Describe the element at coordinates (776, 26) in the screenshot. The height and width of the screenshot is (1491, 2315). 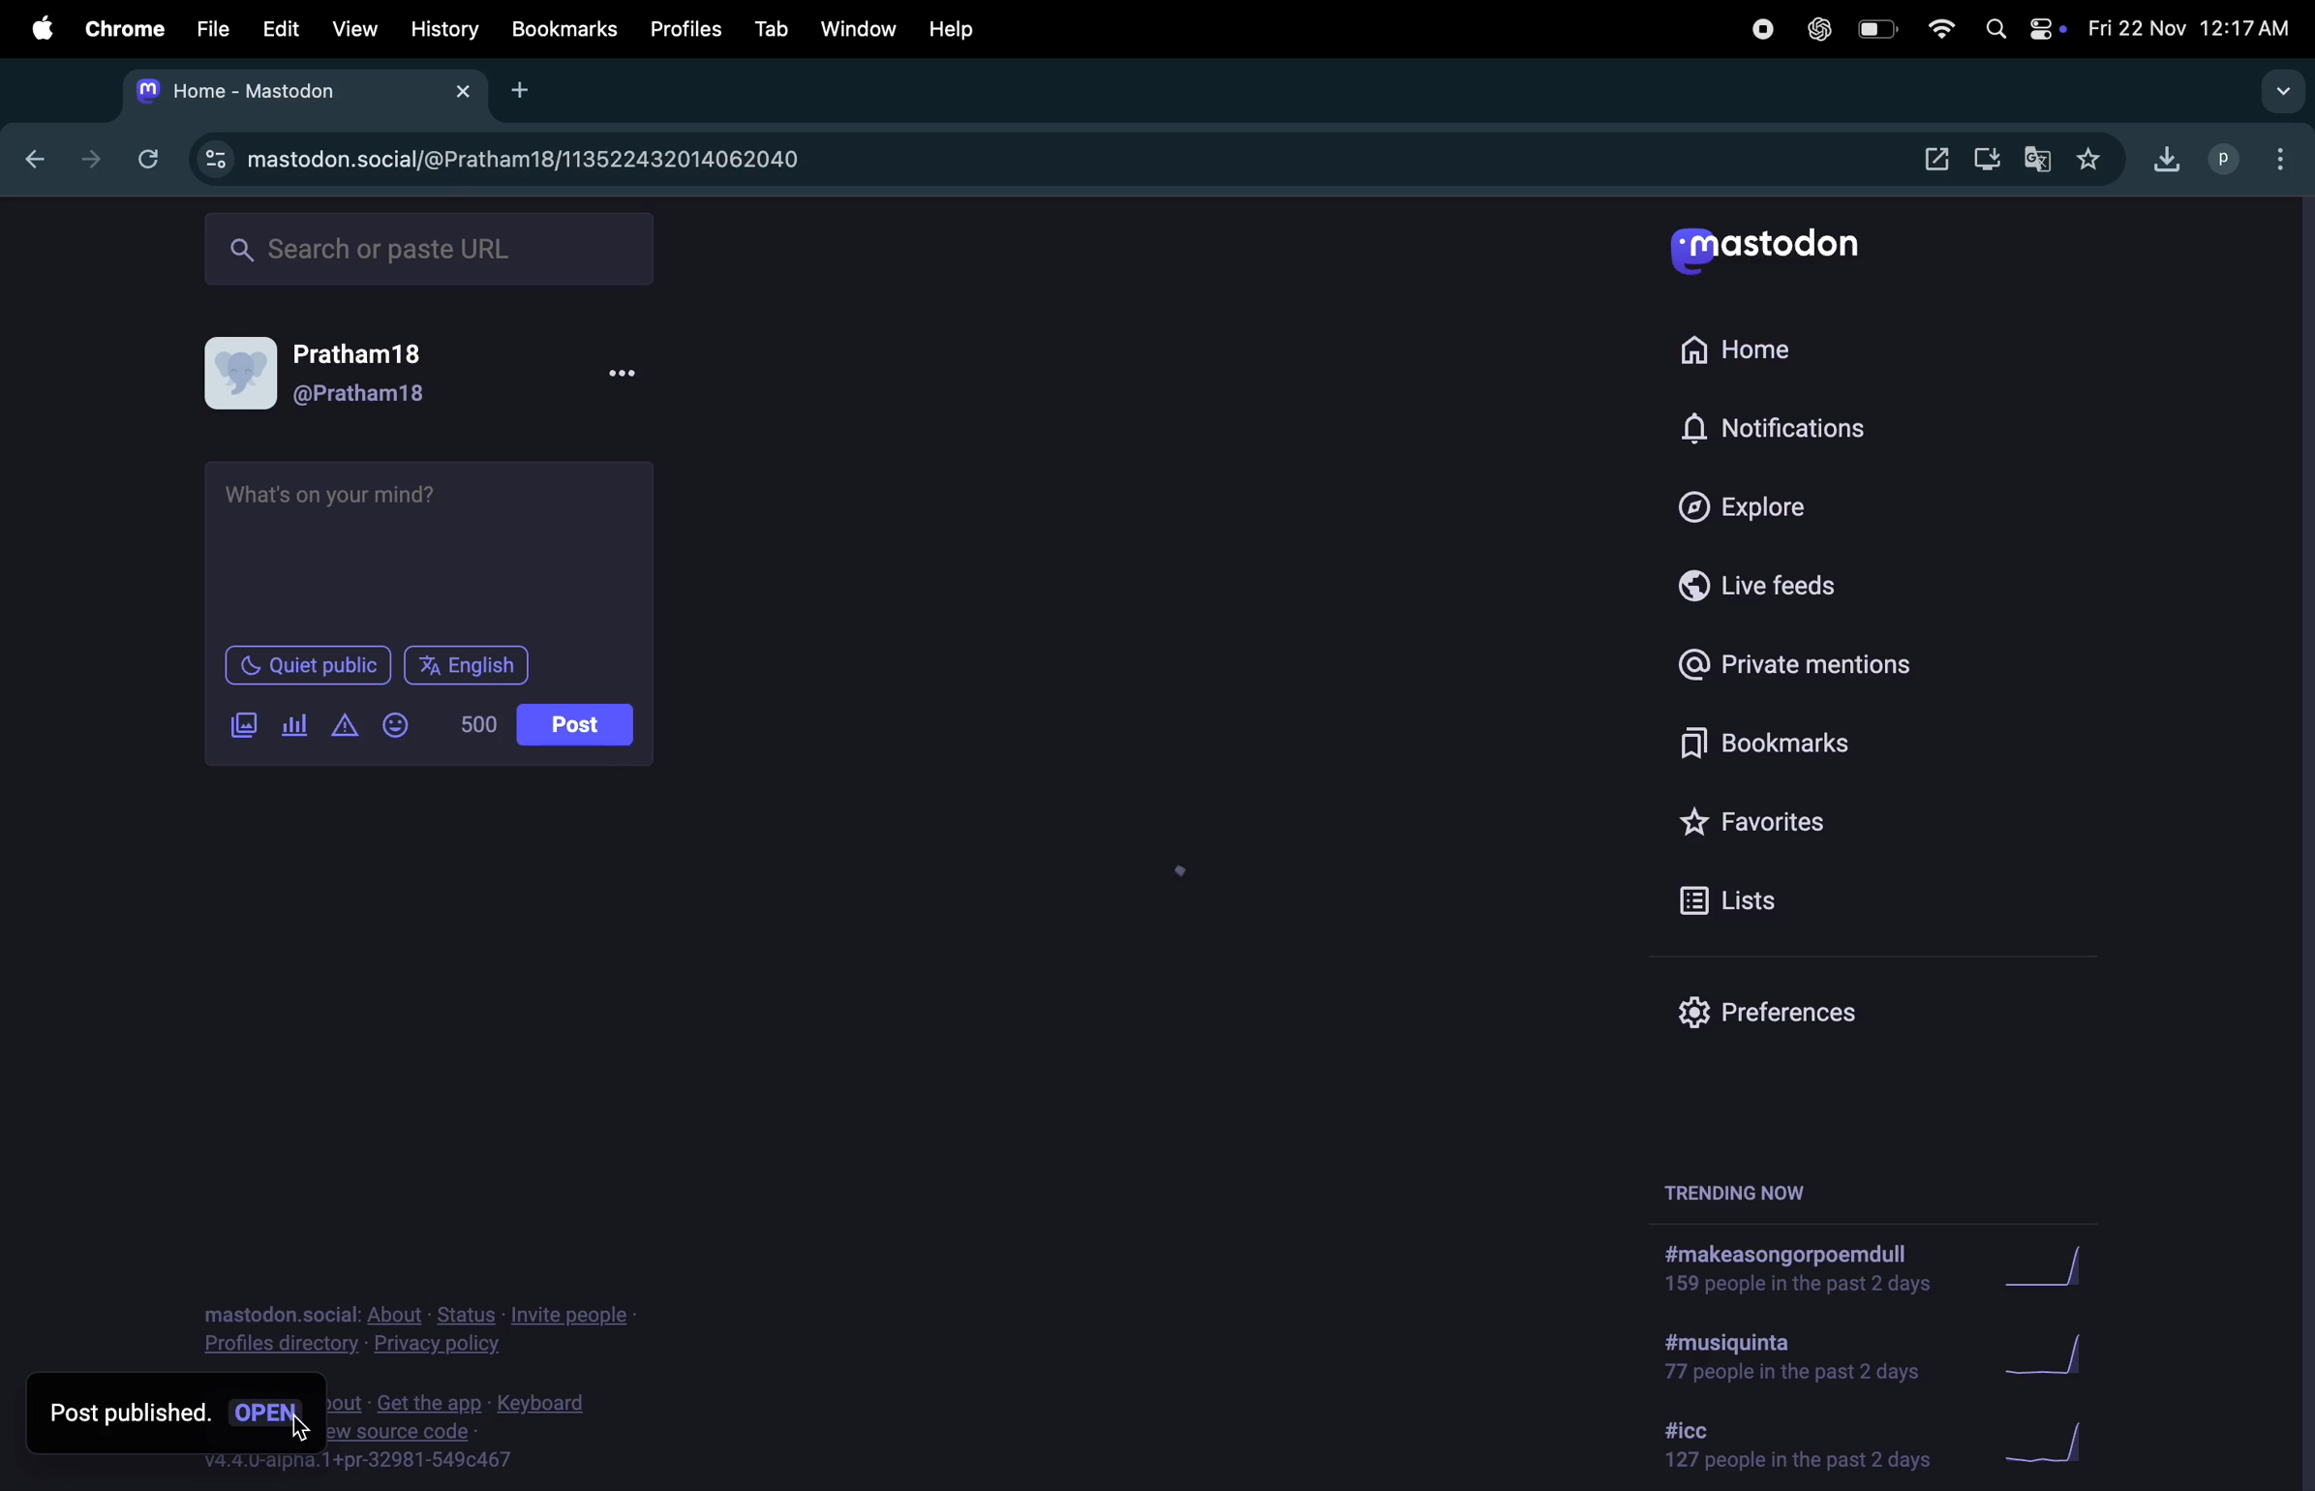
I see `tab` at that location.